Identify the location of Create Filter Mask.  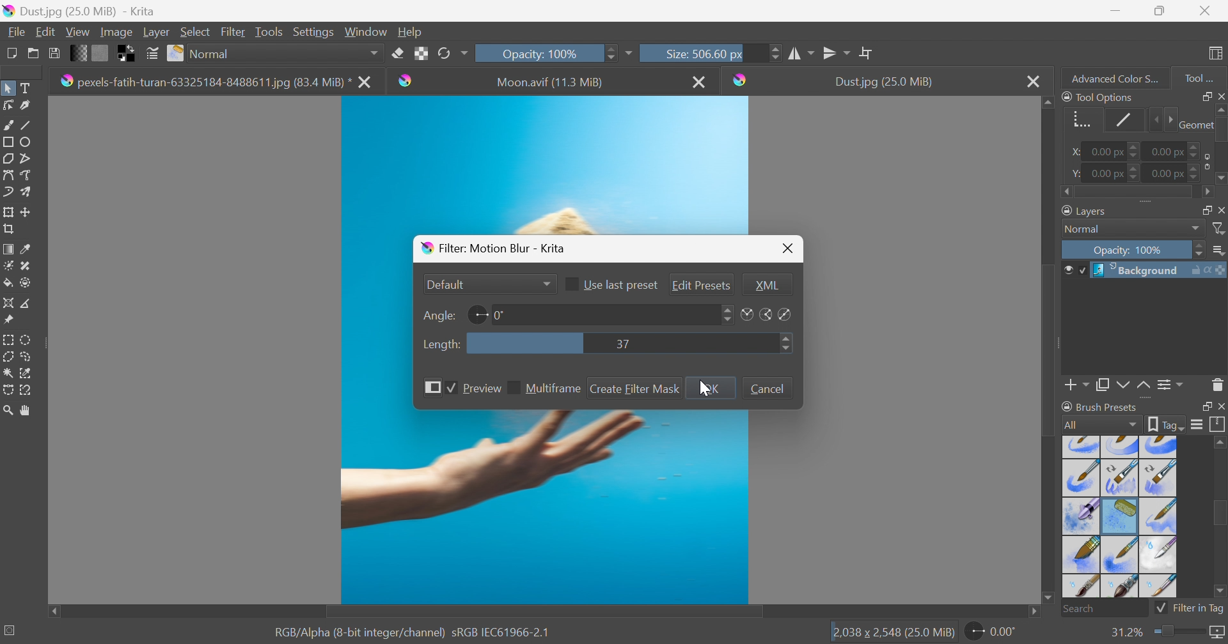
(636, 388).